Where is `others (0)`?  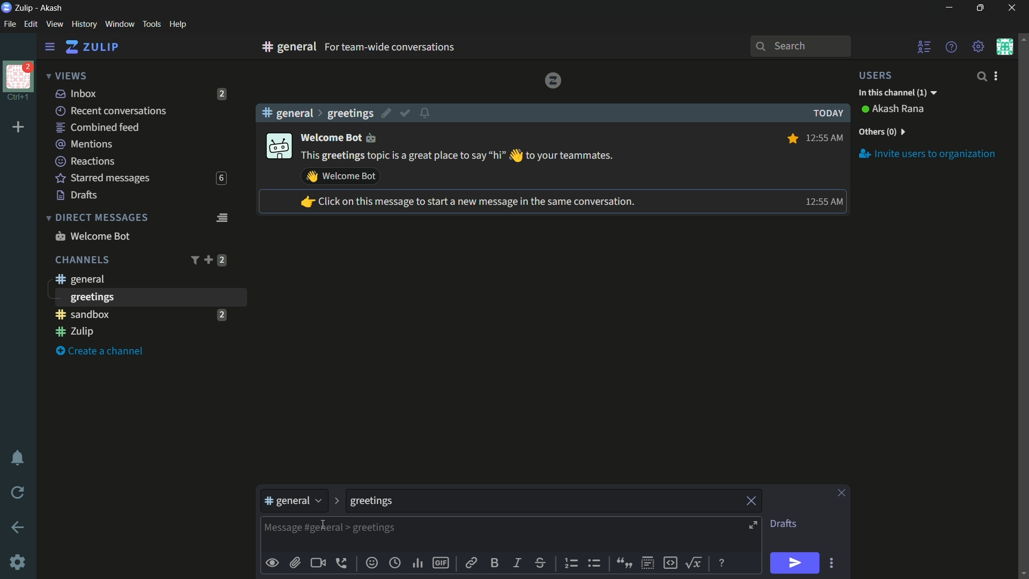
others (0) is located at coordinates (881, 132).